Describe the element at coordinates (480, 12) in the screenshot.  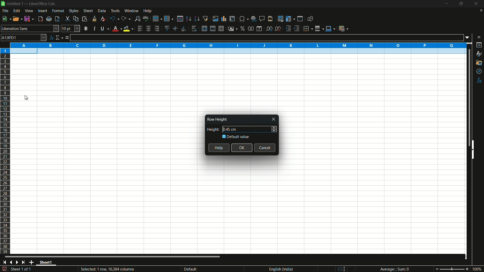
I see `close current sheet` at that location.